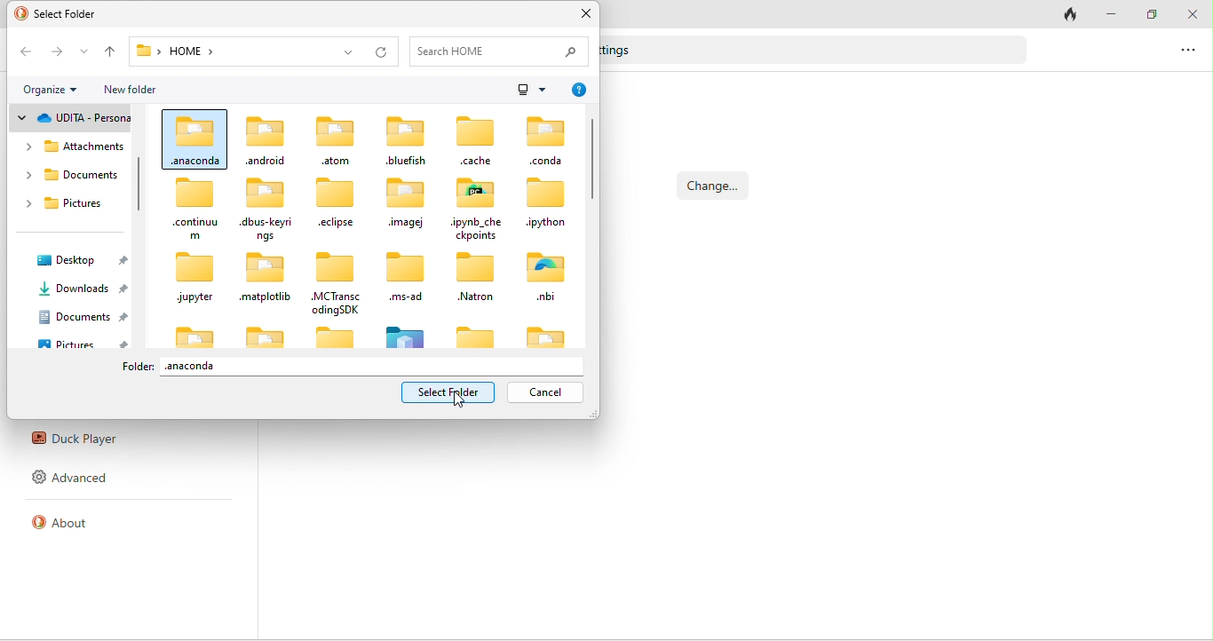 This screenshot has height=641, width=1213. What do you see at coordinates (406, 142) in the screenshot?
I see `.bluefish` at bounding box center [406, 142].